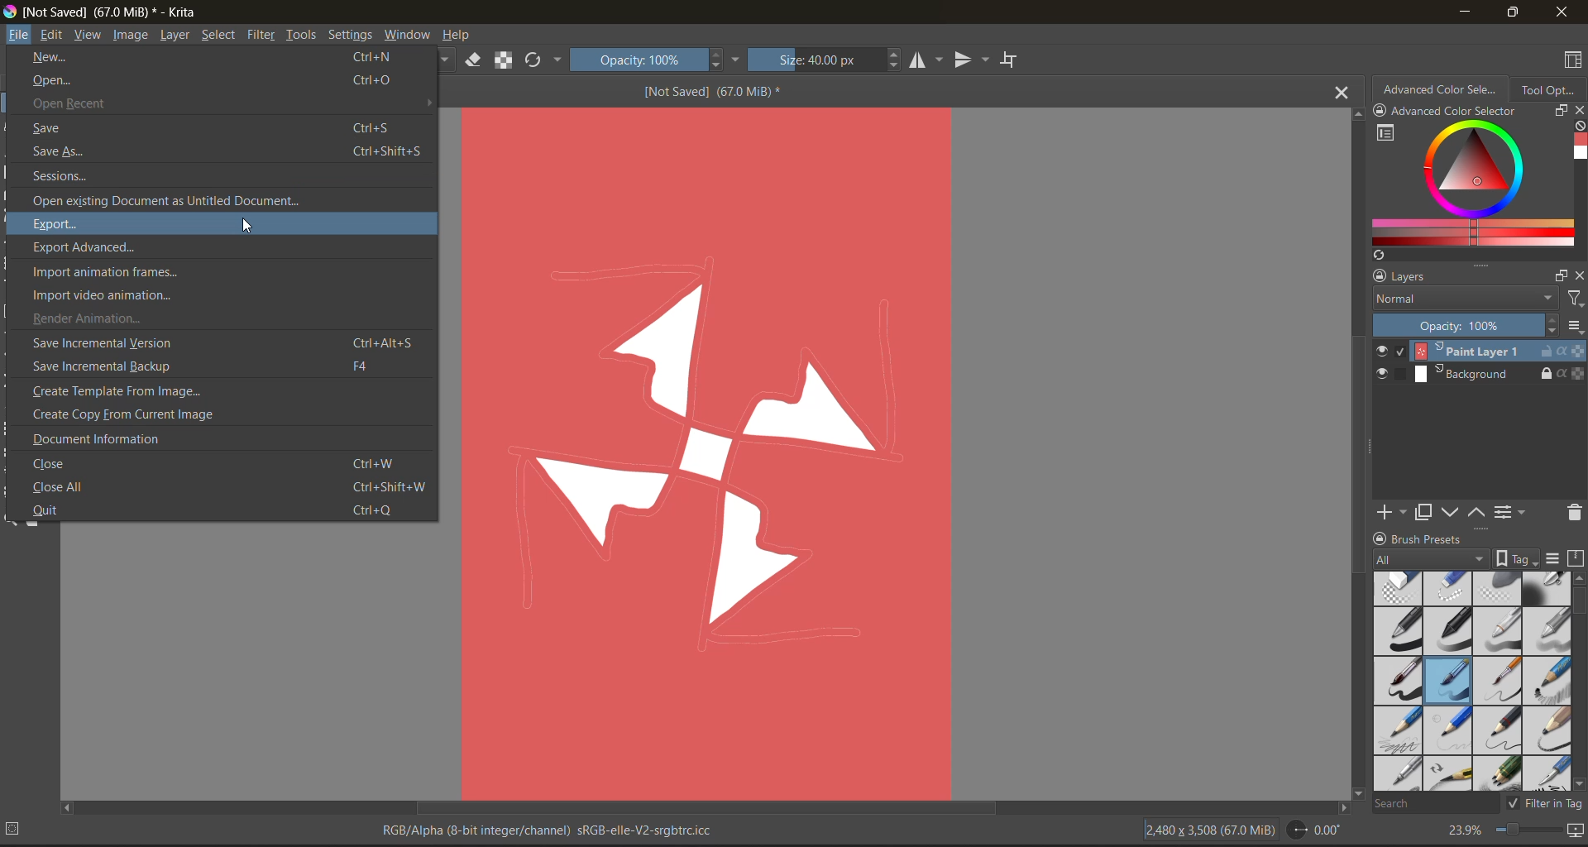  What do you see at coordinates (1456, 278) in the screenshot?
I see `layers` at bounding box center [1456, 278].